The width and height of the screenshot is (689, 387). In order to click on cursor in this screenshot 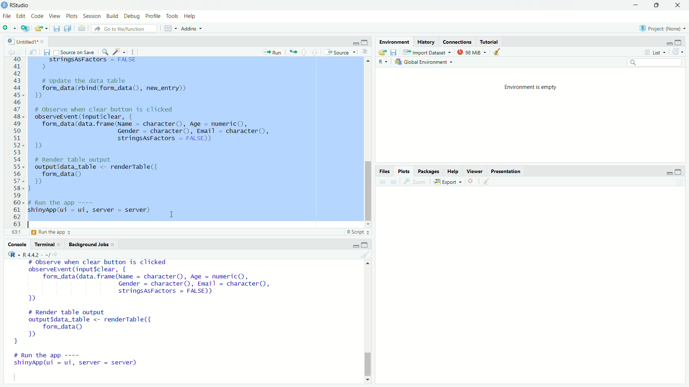, I will do `click(171, 215)`.